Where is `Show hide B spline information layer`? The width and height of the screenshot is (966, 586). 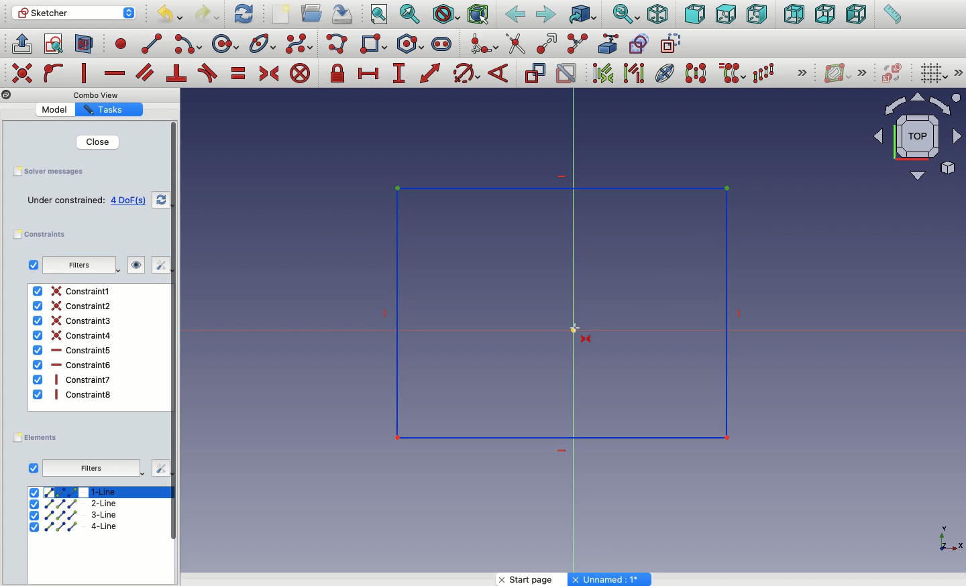 Show hide B spline information layer is located at coordinates (839, 73).